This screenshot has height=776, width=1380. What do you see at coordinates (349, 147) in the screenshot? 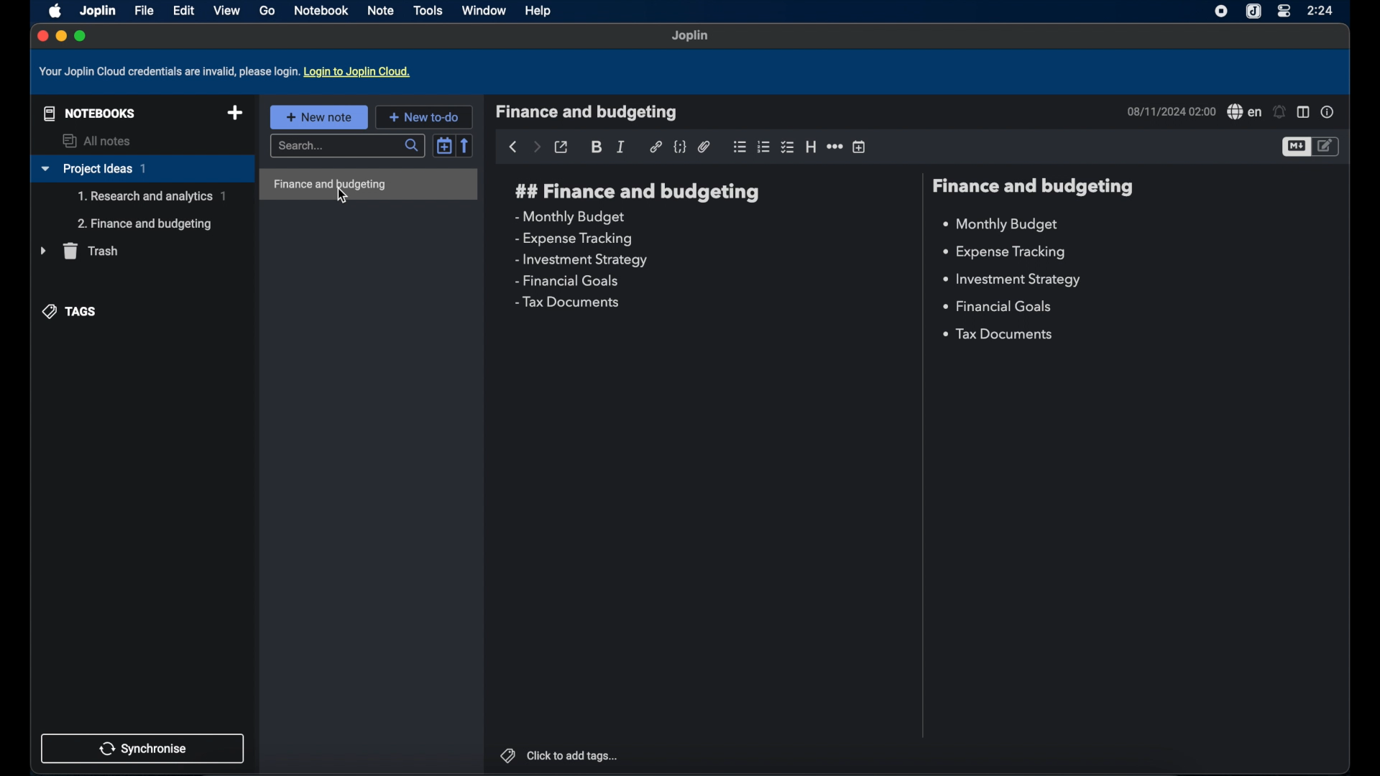
I see `search bar` at bounding box center [349, 147].